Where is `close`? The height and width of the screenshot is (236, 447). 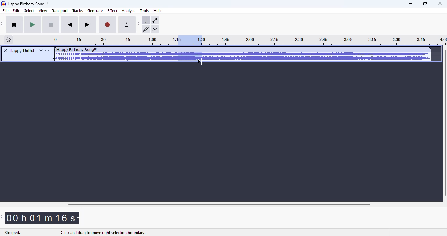 close is located at coordinates (440, 4).